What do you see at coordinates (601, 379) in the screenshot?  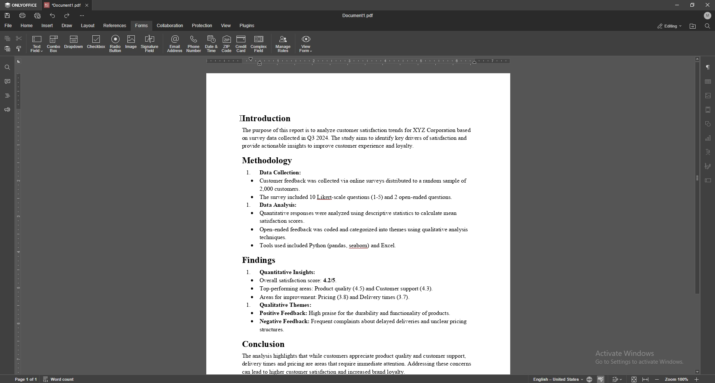 I see `spell check` at bounding box center [601, 379].